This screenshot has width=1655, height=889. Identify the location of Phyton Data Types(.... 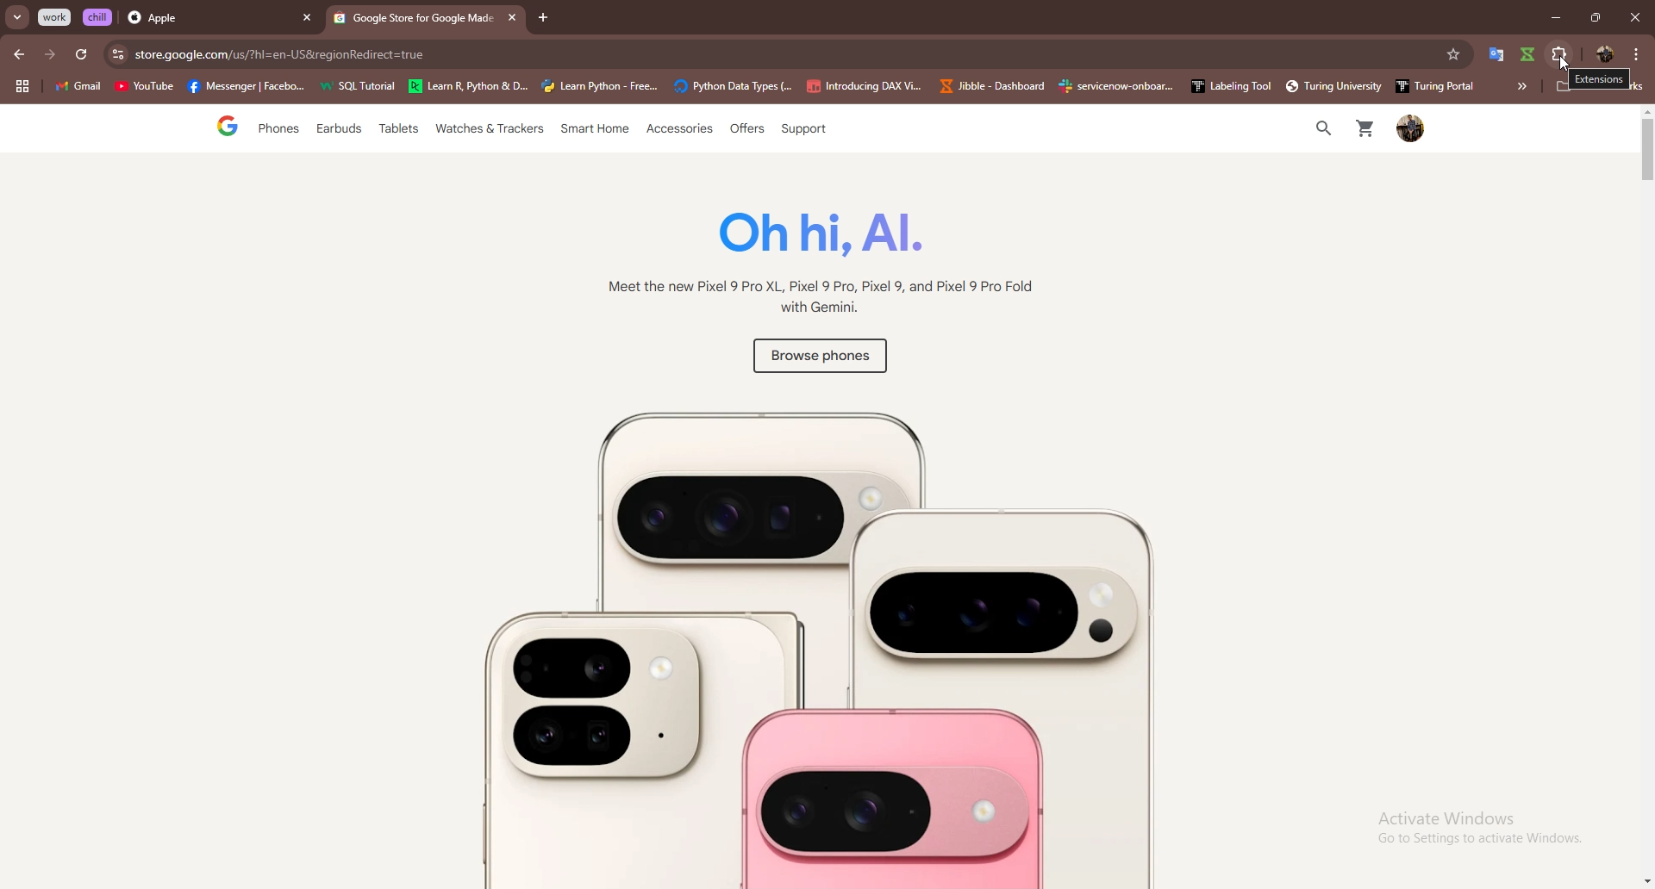
(733, 87).